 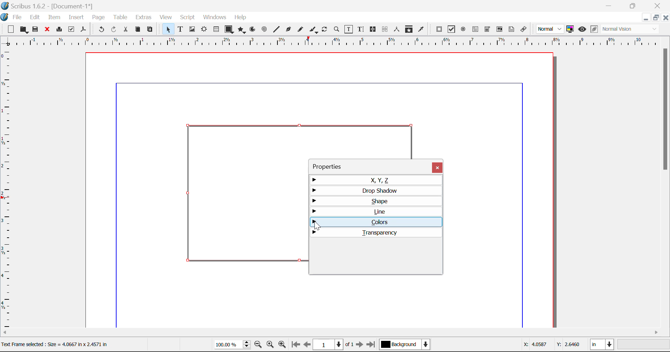 I want to click on Display Visual Appearance, so click(x=633, y=29).